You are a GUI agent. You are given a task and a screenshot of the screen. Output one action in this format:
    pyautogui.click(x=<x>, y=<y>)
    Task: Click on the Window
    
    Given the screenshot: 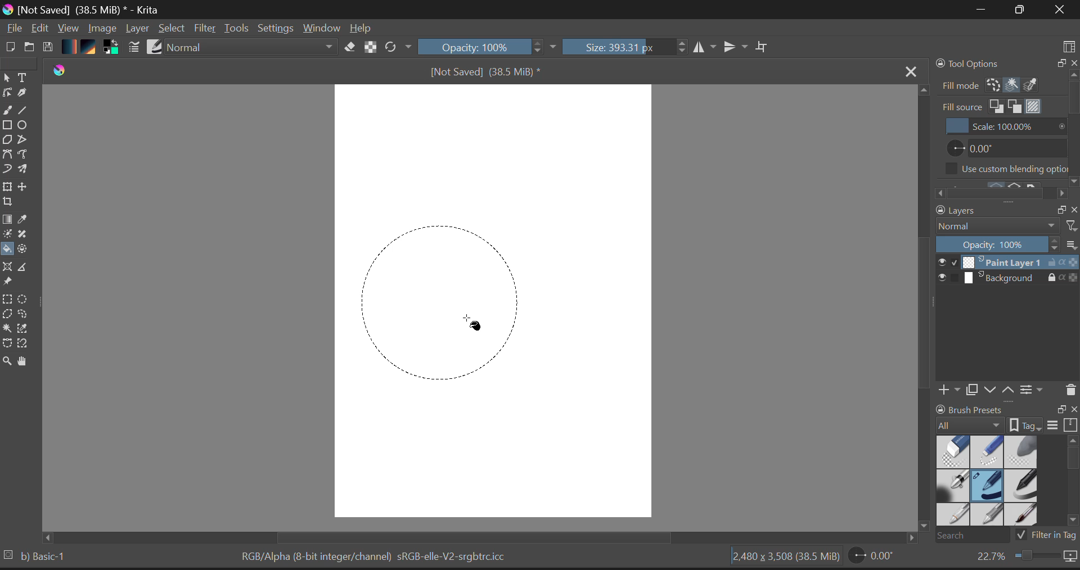 What is the action you would take?
    pyautogui.click(x=321, y=28)
    